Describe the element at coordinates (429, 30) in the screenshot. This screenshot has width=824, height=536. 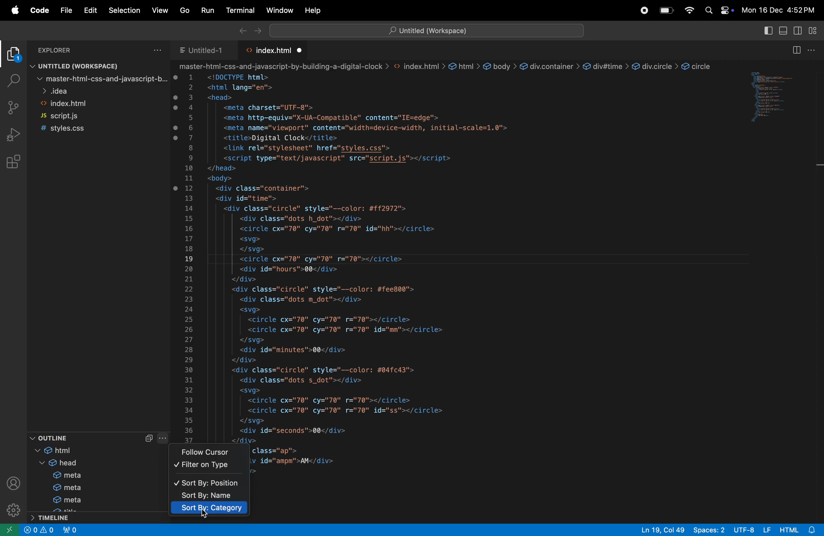
I see `search bar` at that location.